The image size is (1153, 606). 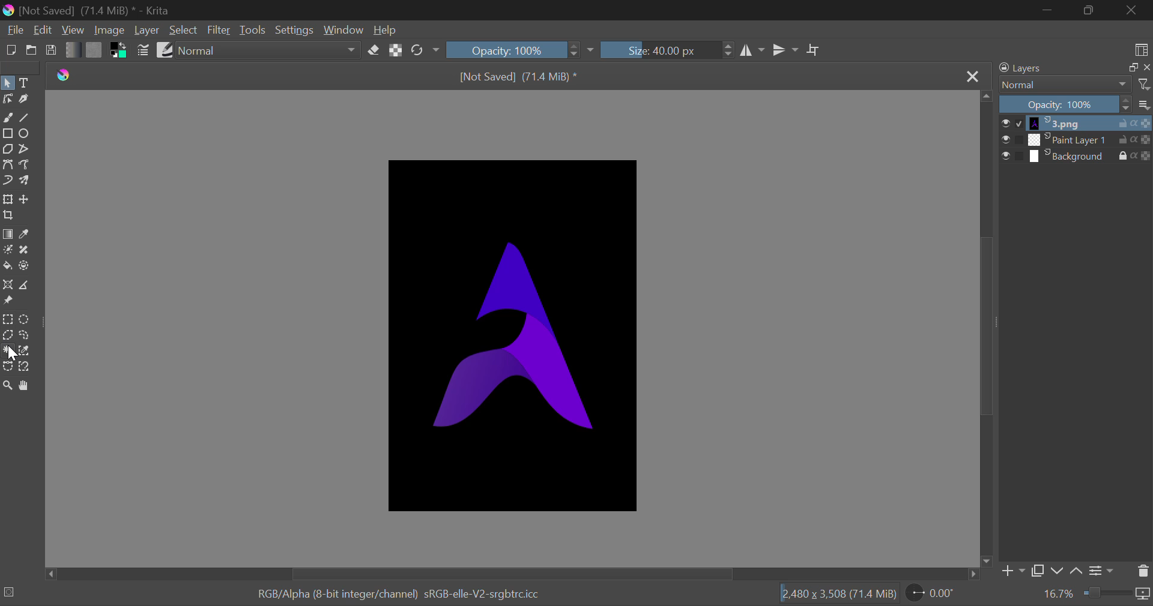 I want to click on Rectangle, so click(x=10, y=133).